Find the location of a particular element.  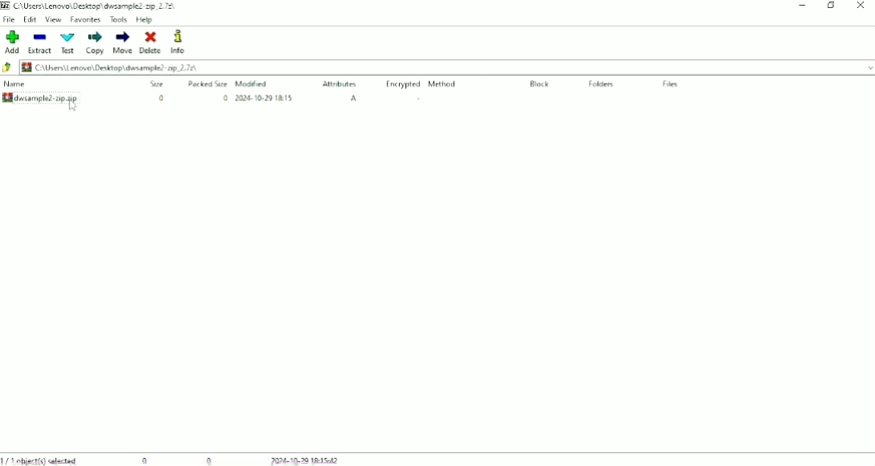

Restore Down is located at coordinates (833, 6).